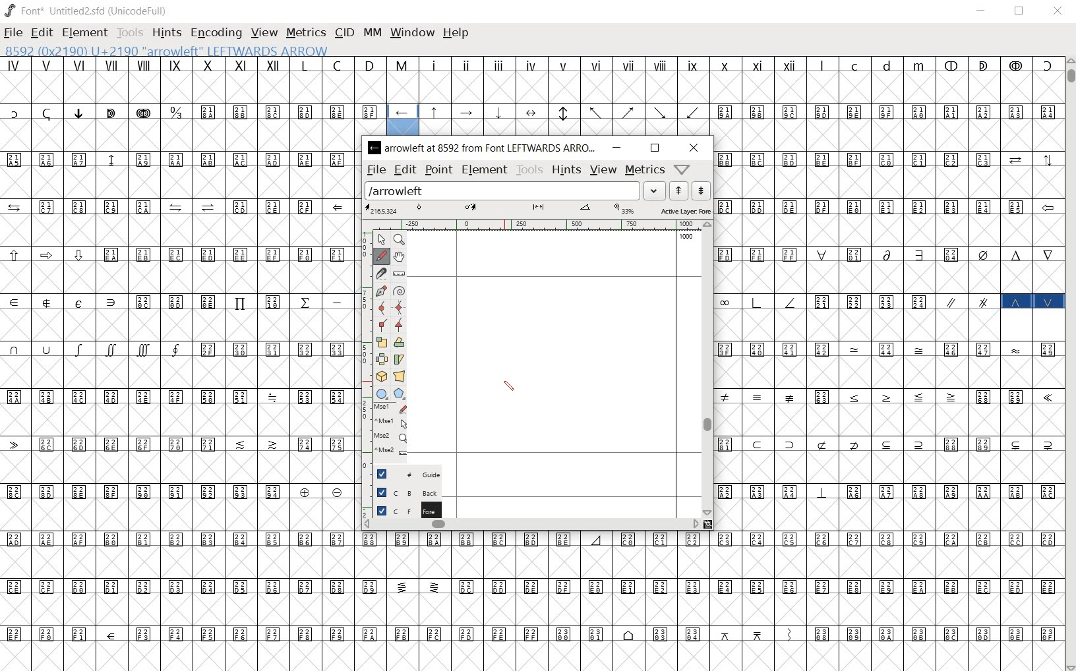 The image size is (1076, 671). I want to click on tools, so click(129, 34).